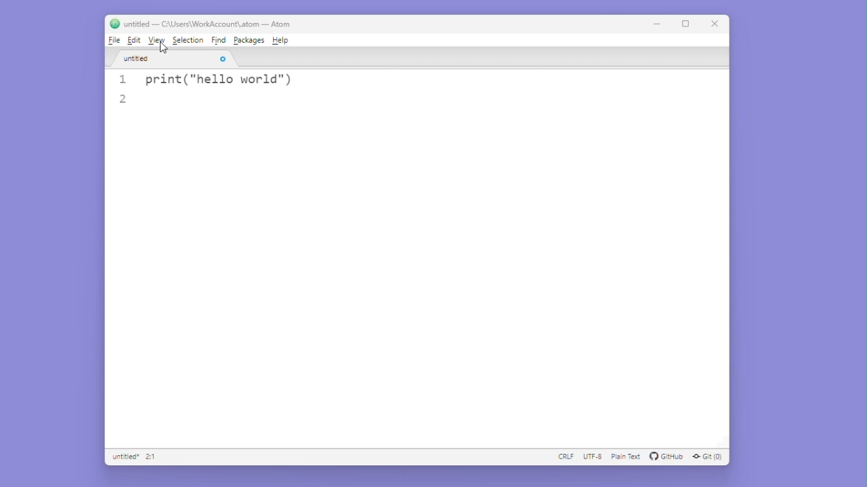  Describe the element at coordinates (625, 457) in the screenshot. I see `plain text` at that location.